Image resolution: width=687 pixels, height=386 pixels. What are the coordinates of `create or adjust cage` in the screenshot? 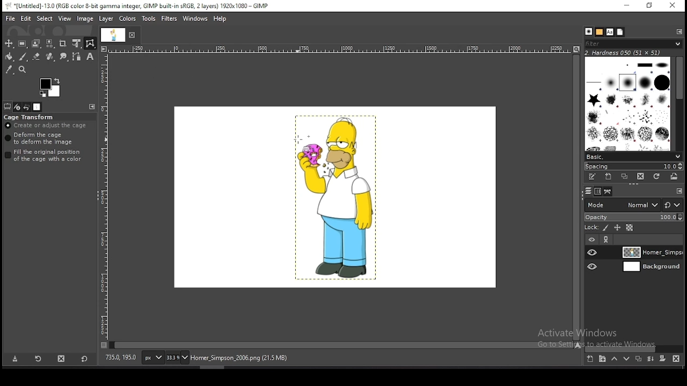 It's located at (47, 125).